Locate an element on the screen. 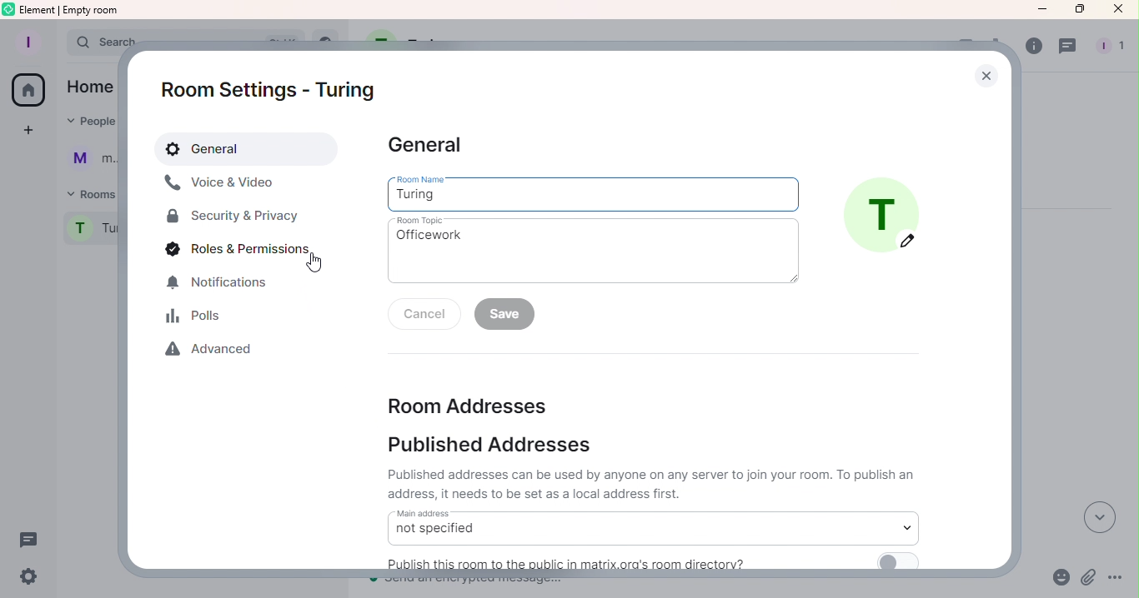 The height and width of the screenshot is (598, 1139). Publish addresses is located at coordinates (648, 466).